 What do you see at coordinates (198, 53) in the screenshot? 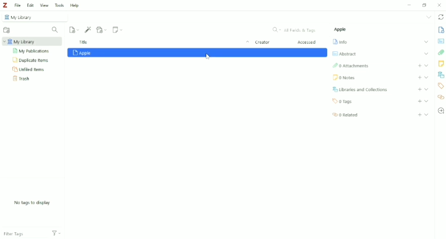
I see `Apple` at bounding box center [198, 53].